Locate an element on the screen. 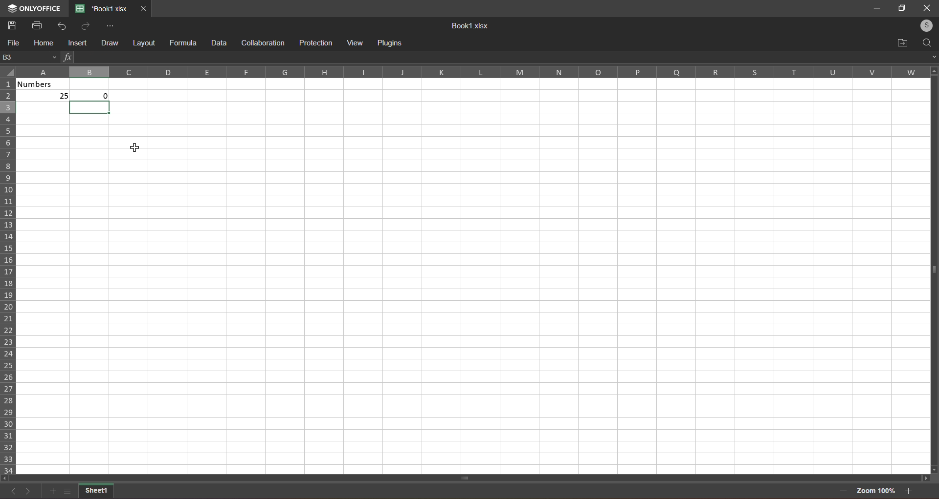 The image size is (939, 499). list of sheet is located at coordinates (66, 493).